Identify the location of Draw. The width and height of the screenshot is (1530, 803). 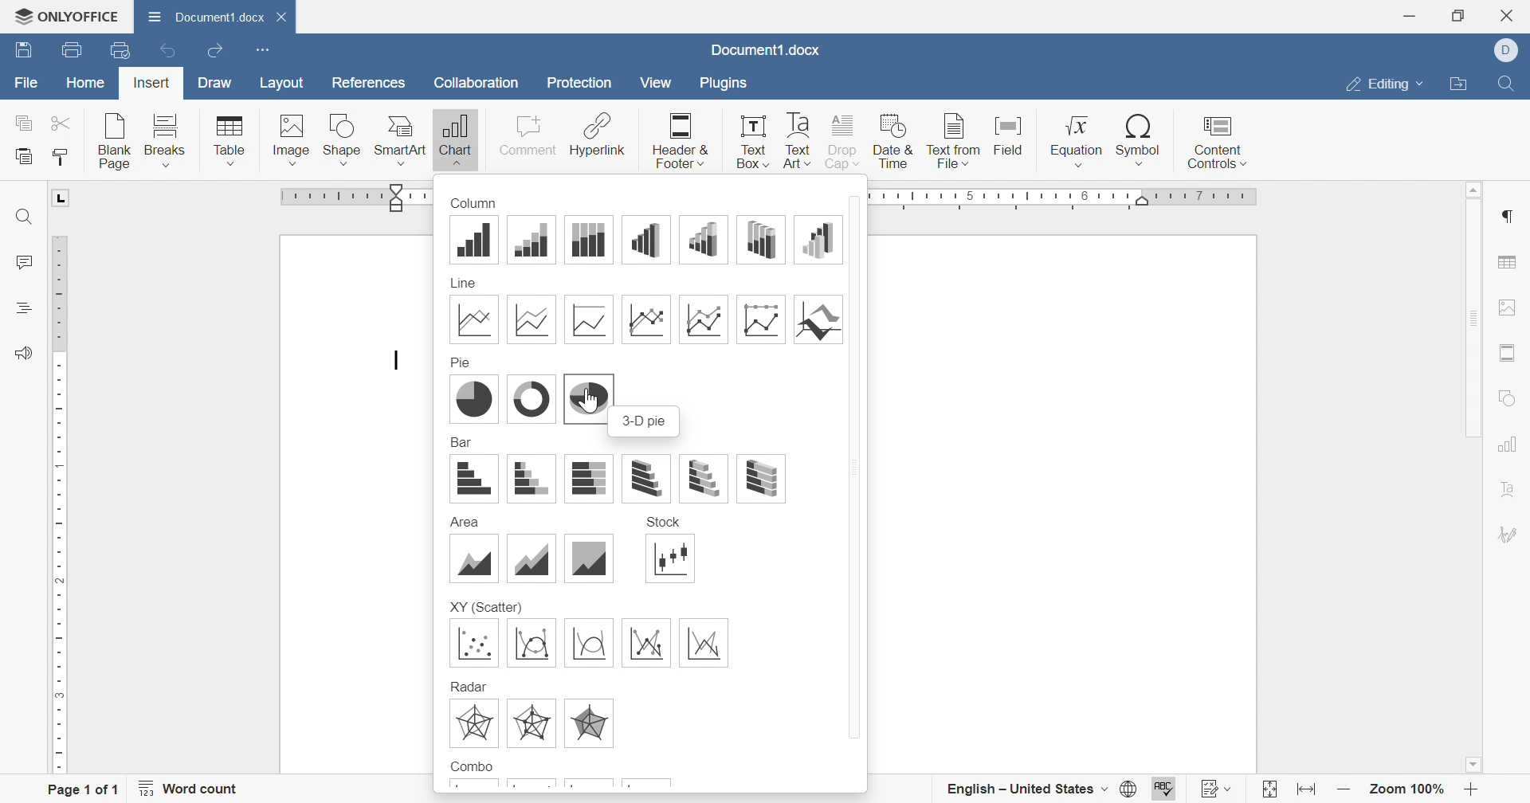
(217, 81).